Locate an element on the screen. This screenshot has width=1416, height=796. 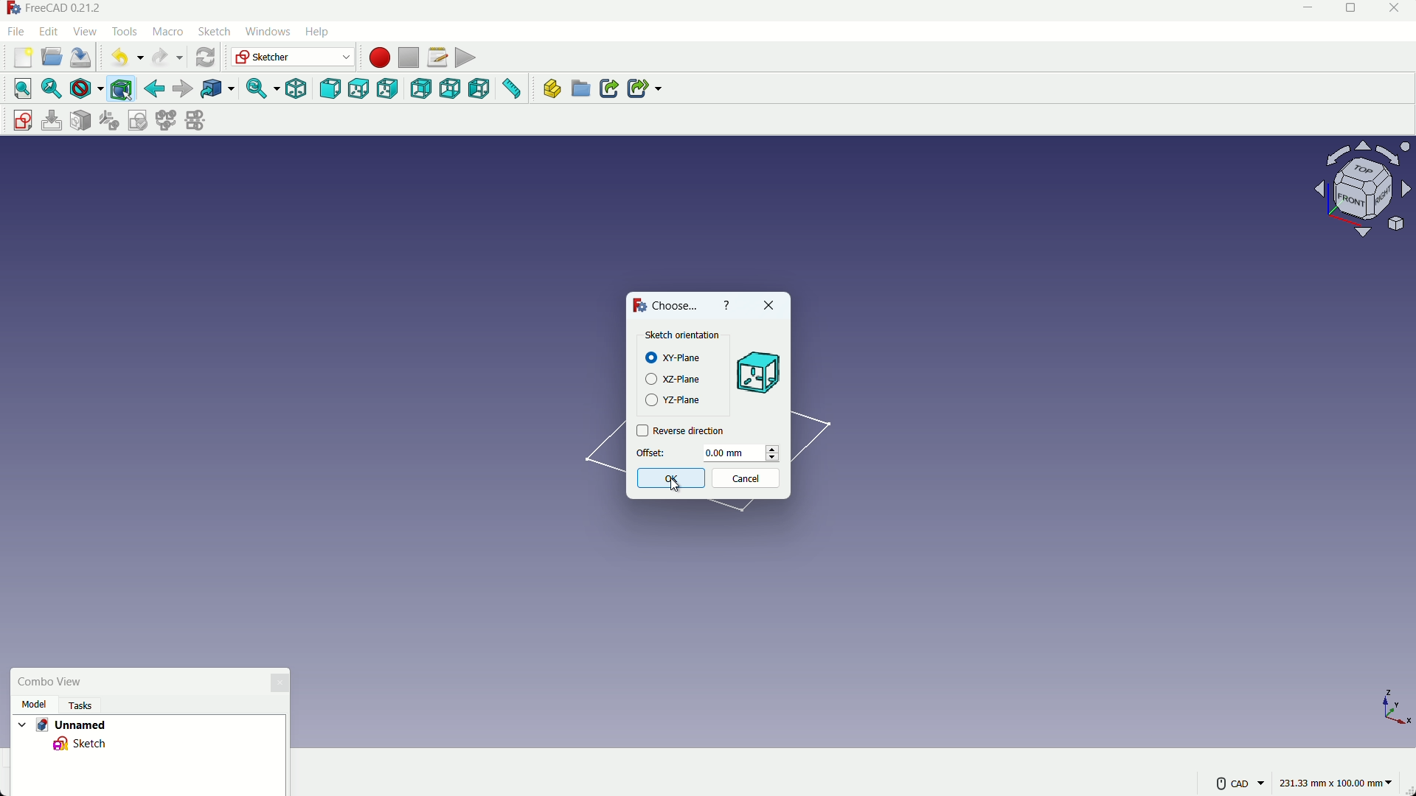
tasks Tab is located at coordinates (91, 705).